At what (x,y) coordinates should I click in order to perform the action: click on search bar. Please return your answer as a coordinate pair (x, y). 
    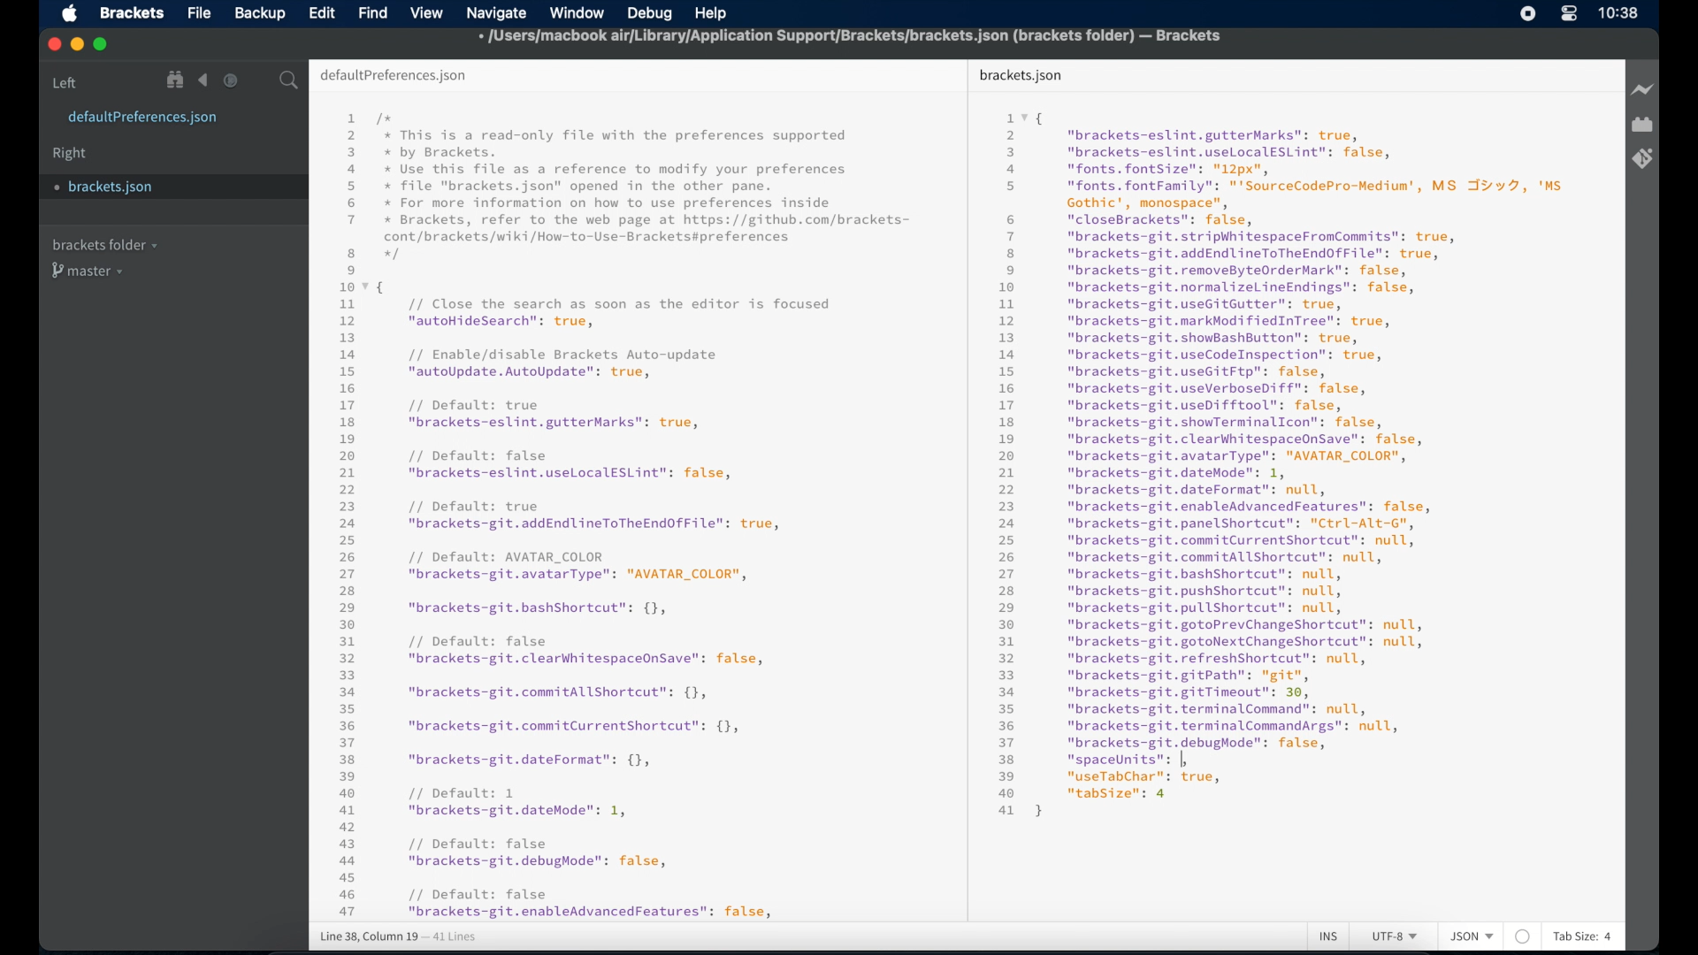
    Looking at the image, I should click on (289, 81).